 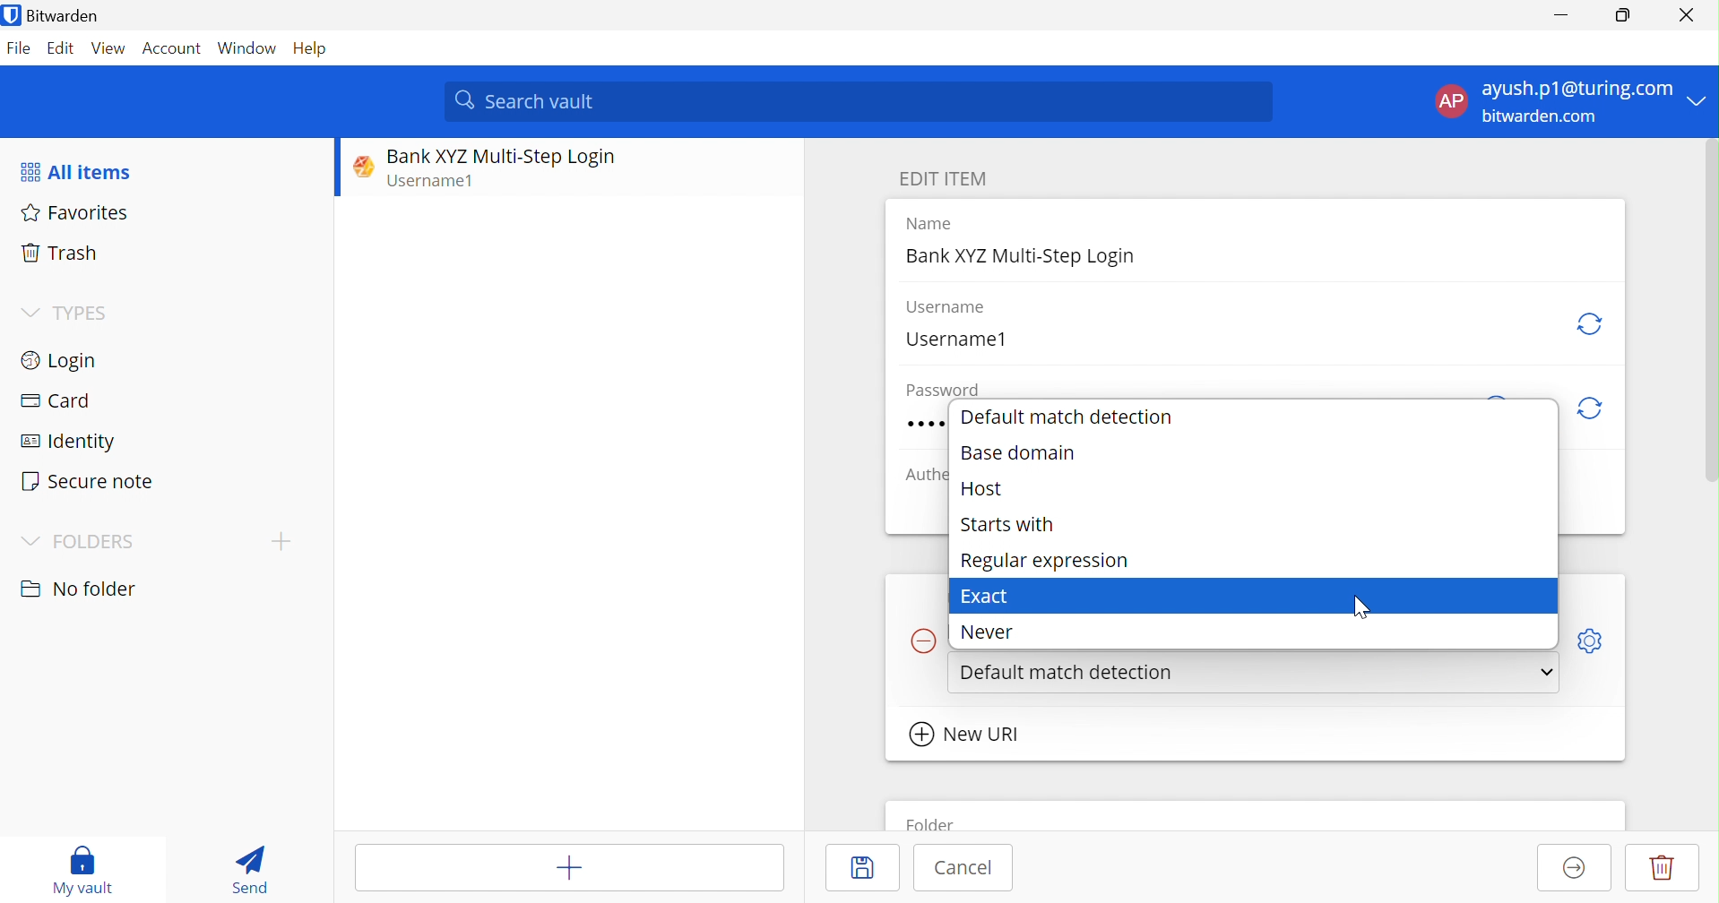 I want to click on Delete, so click(x=1663, y=867).